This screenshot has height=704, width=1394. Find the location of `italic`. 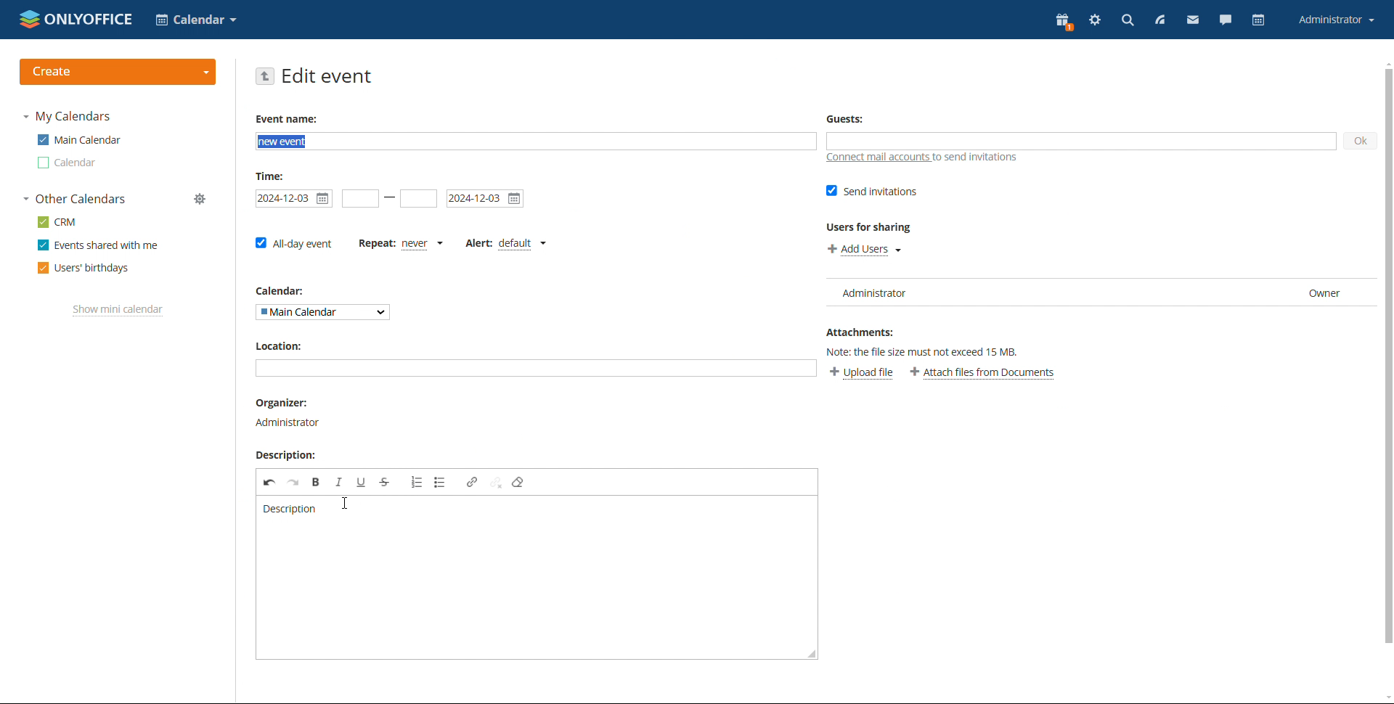

italic is located at coordinates (339, 481).